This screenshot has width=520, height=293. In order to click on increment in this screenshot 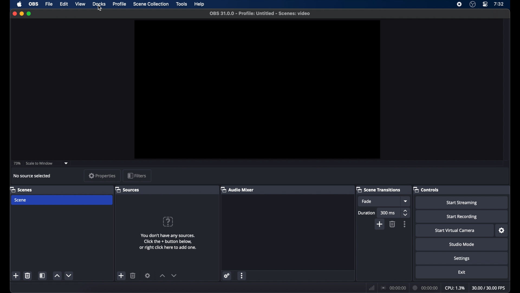, I will do `click(57, 276)`.